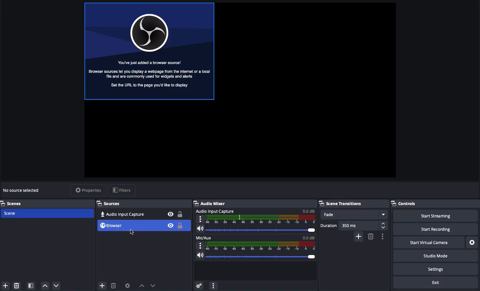 This screenshot has width=480, height=291. Describe the element at coordinates (354, 214) in the screenshot. I see `Fade` at that location.